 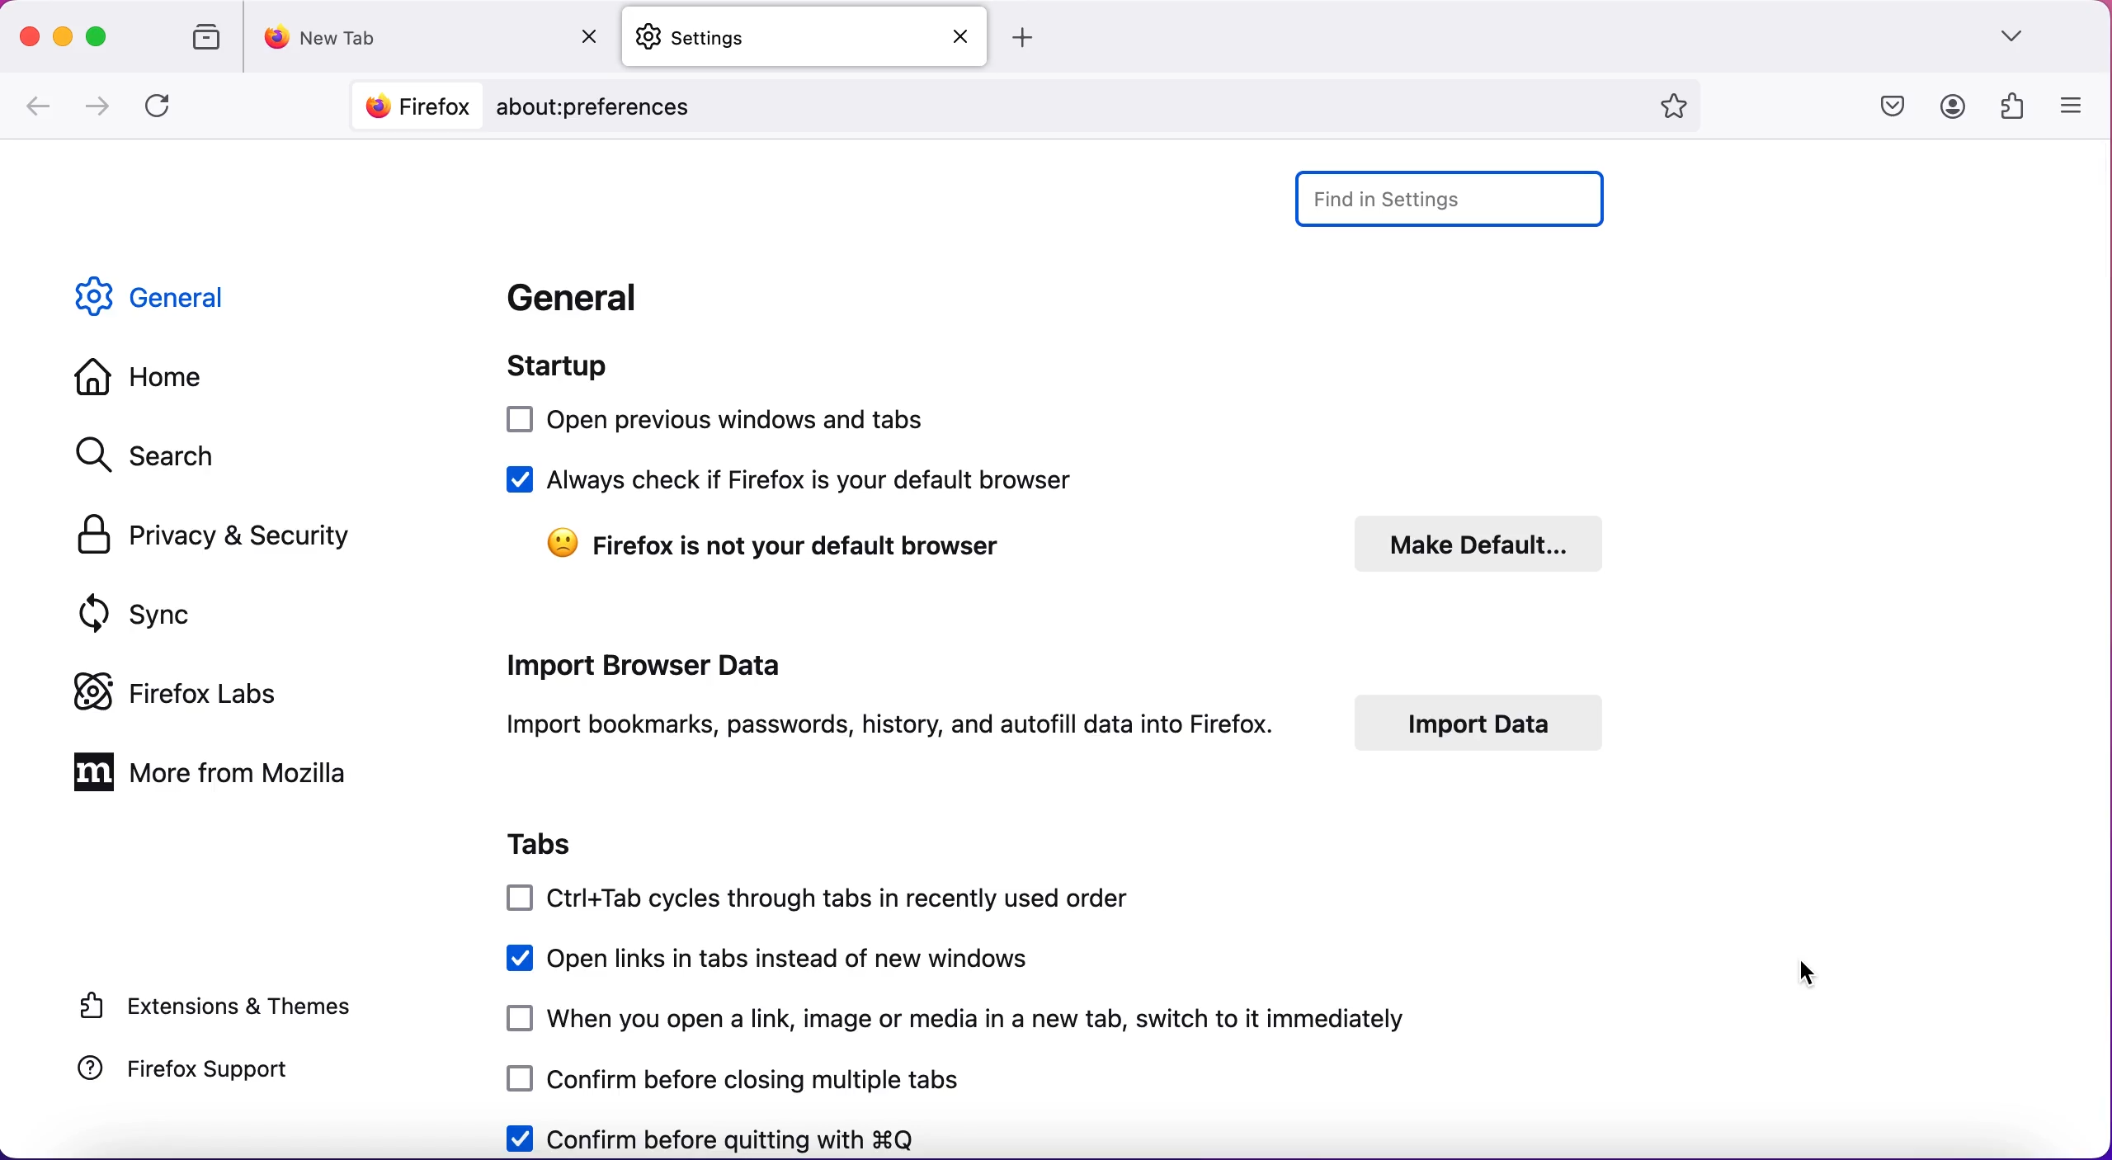 What do you see at coordinates (170, 291) in the screenshot?
I see `general` at bounding box center [170, 291].